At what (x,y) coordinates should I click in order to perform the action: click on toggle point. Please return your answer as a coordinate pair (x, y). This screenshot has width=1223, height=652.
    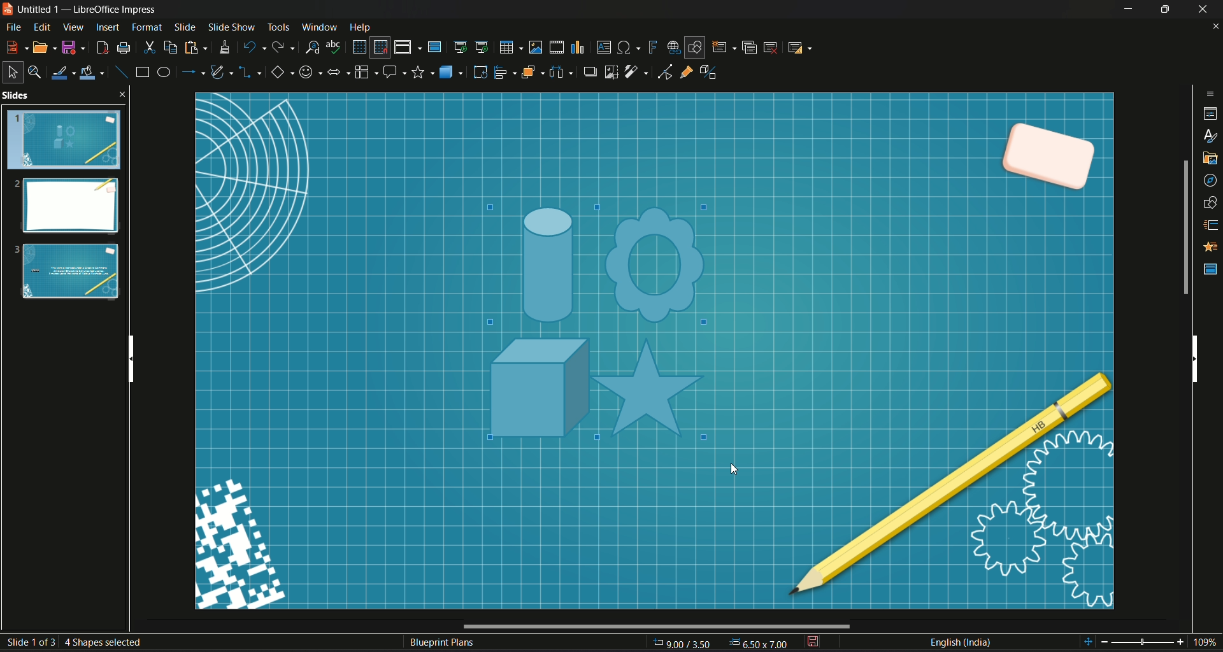
    Looking at the image, I should click on (663, 73).